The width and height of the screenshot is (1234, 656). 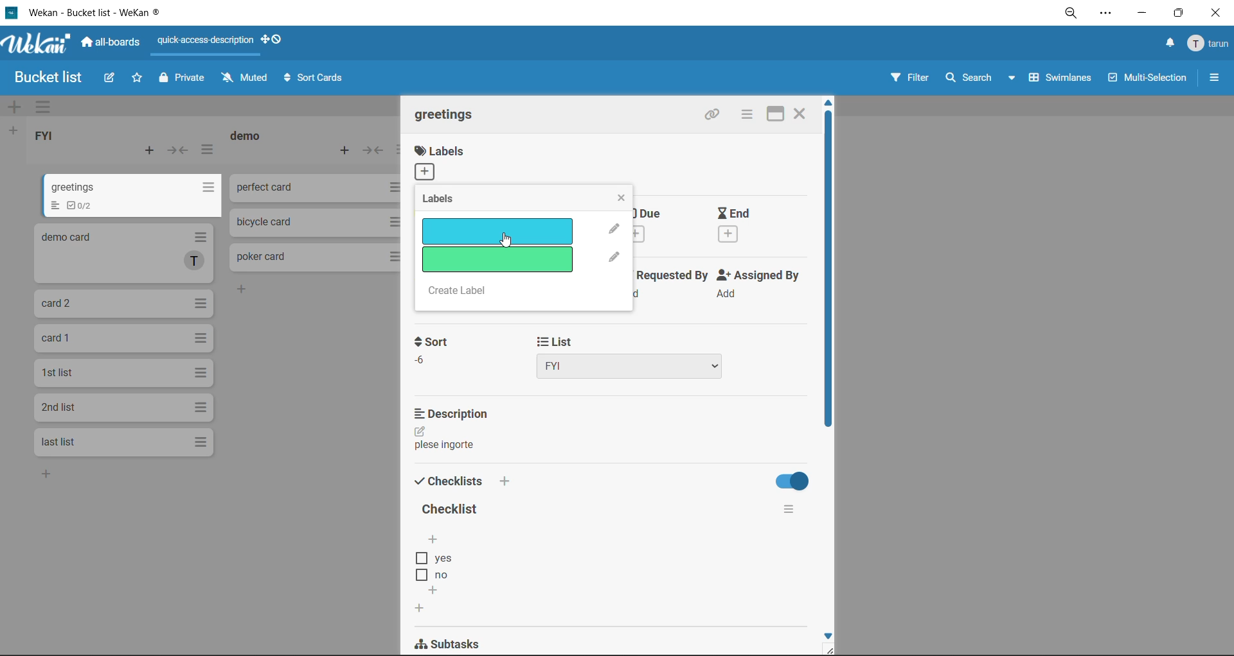 I want to click on all boards, so click(x=111, y=44).